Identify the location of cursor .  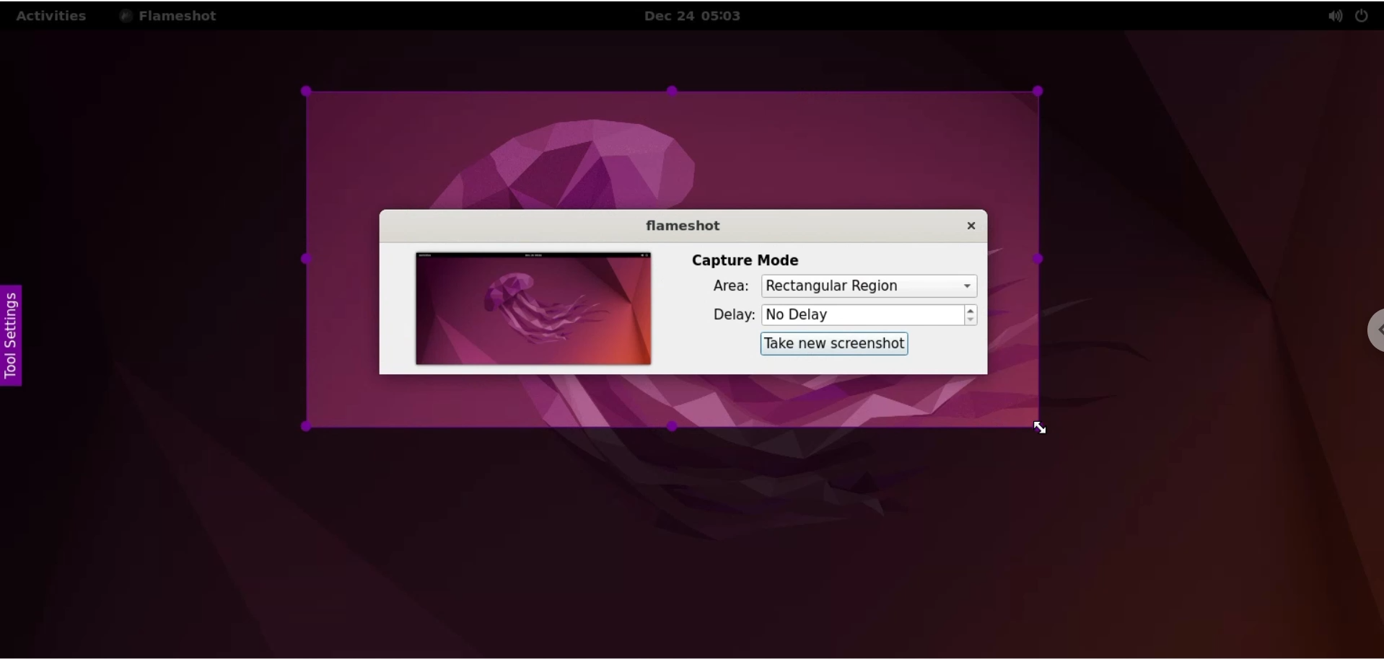
(1038, 426).